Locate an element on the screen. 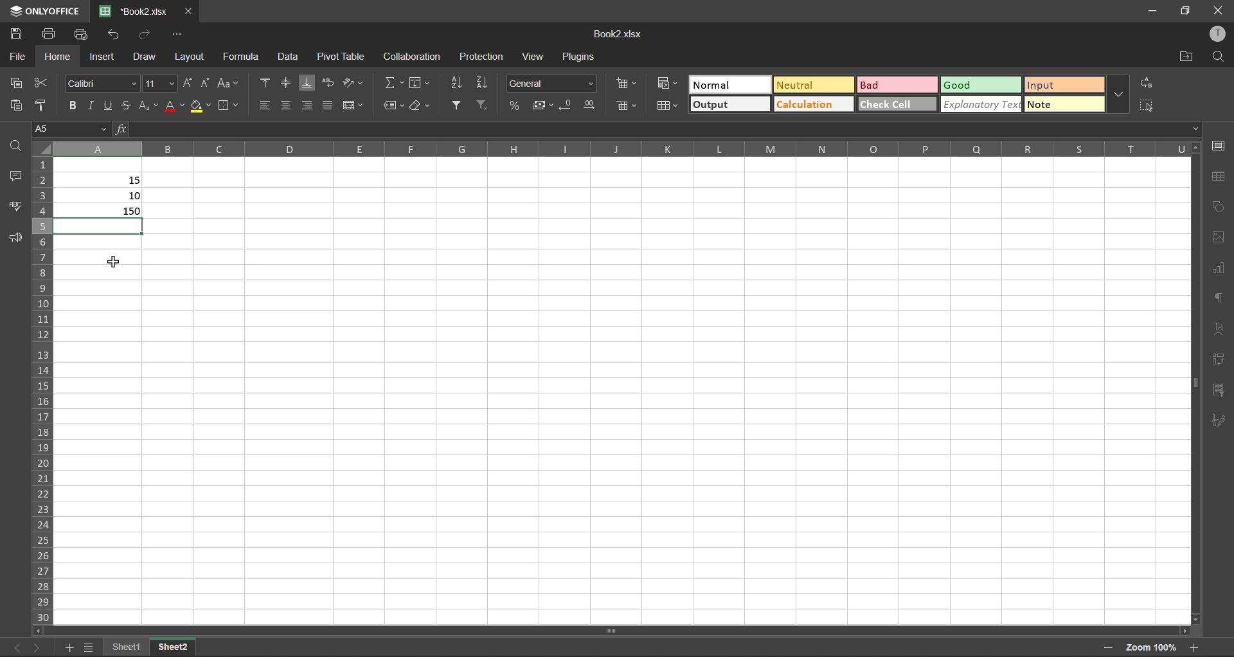 The height and width of the screenshot is (657, 1234). text is located at coordinates (1217, 325).